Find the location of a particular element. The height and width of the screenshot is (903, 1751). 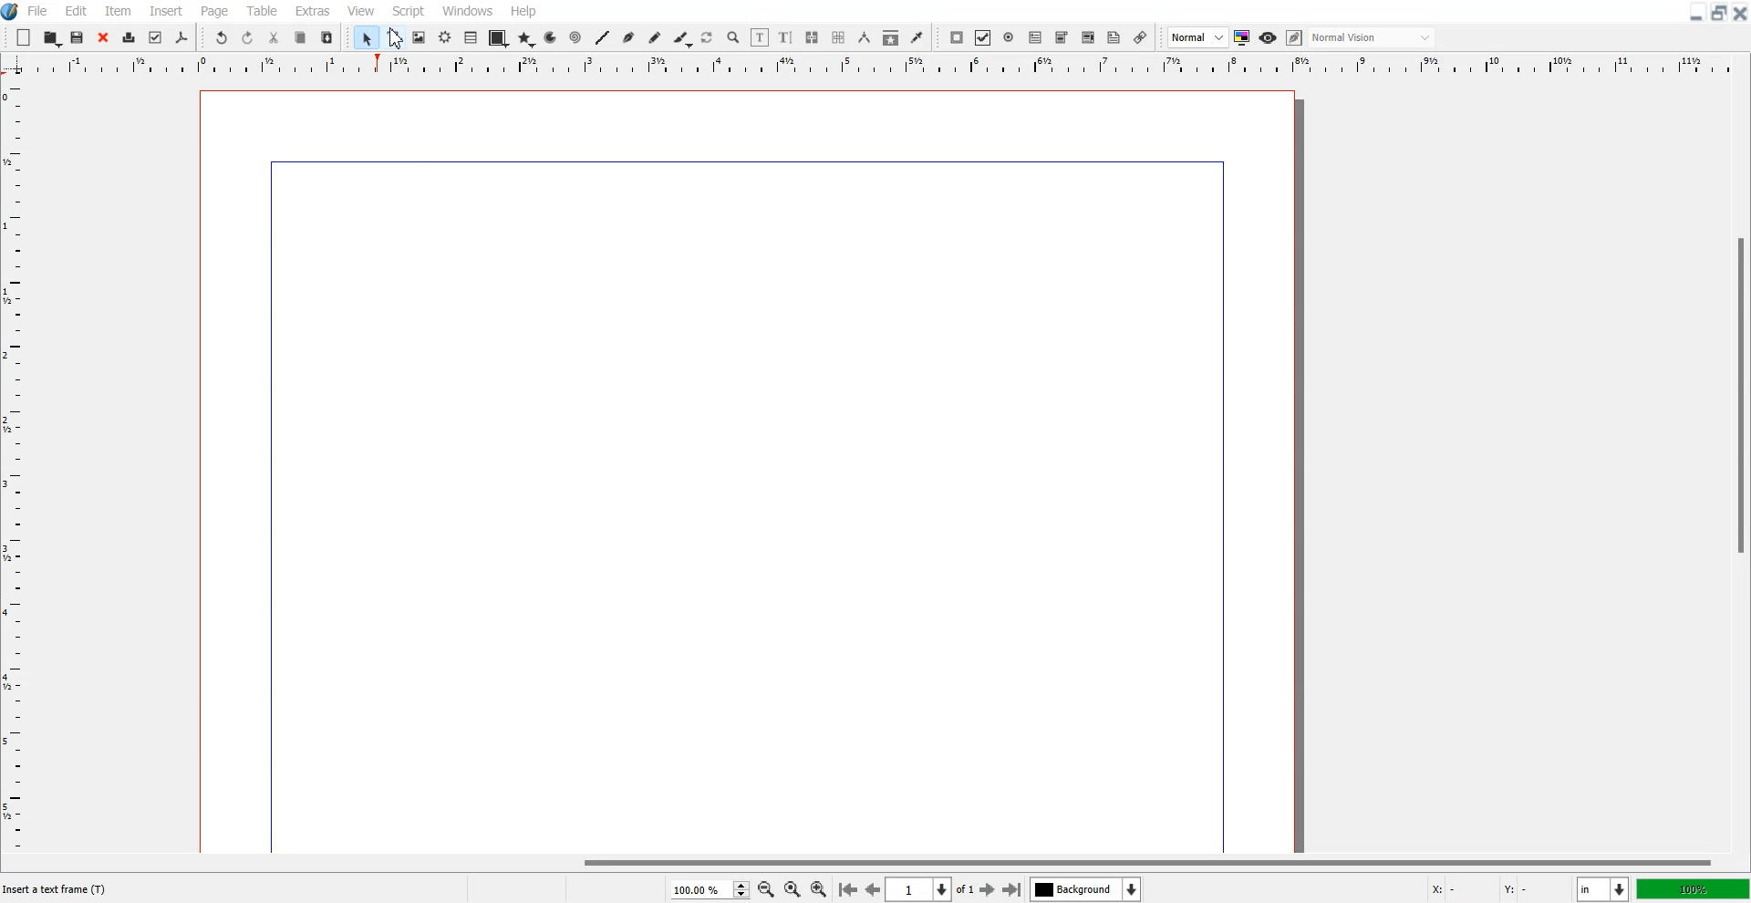

Copy  is located at coordinates (300, 38).